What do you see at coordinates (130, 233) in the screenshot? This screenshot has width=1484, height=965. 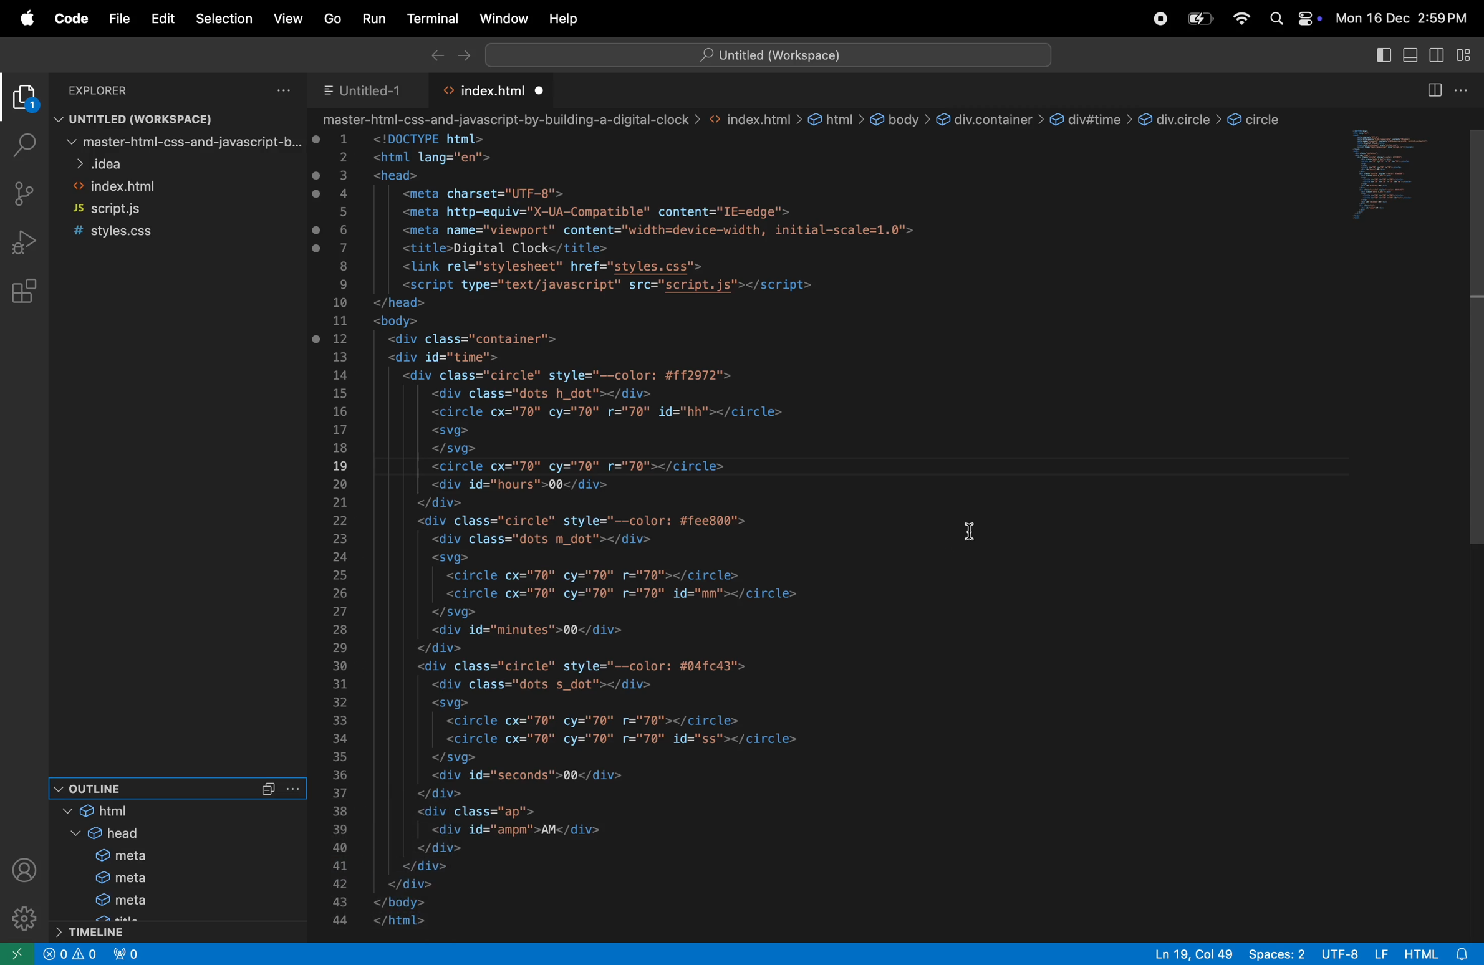 I see `style.css` at bounding box center [130, 233].